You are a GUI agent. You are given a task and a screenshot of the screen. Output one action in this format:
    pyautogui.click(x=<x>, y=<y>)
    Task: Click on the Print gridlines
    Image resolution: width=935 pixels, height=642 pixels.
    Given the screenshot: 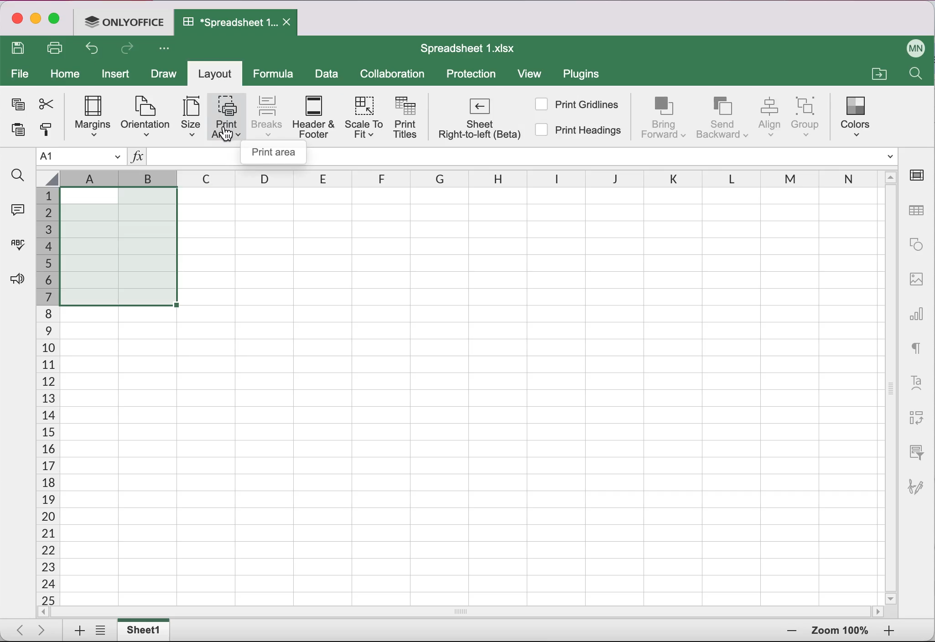 What is the action you would take?
    pyautogui.click(x=578, y=104)
    